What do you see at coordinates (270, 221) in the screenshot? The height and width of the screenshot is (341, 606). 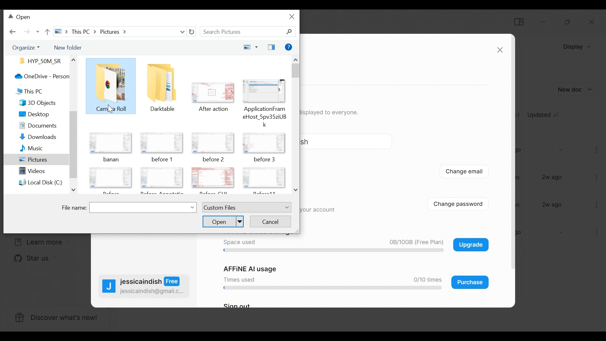 I see `Cancel` at bounding box center [270, 221].